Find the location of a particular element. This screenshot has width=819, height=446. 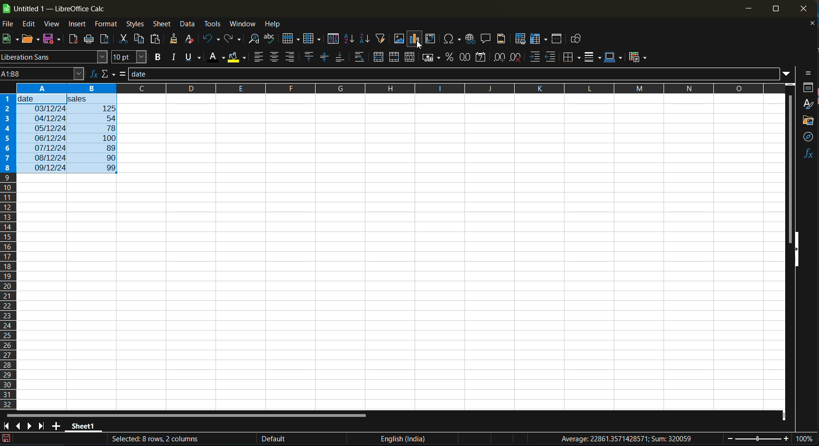

clear direct formatting is located at coordinates (192, 39).